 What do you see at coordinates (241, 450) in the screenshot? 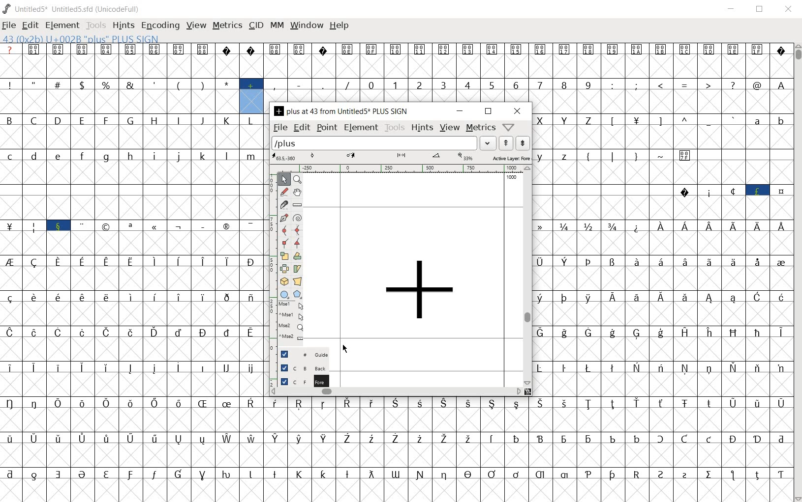
I see `accented letters` at bounding box center [241, 450].